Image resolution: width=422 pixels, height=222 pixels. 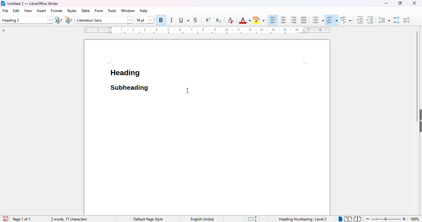 What do you see at coordinates (188, 91) in the screenshot?
I see `cursor` at bounding box center [188, 91].